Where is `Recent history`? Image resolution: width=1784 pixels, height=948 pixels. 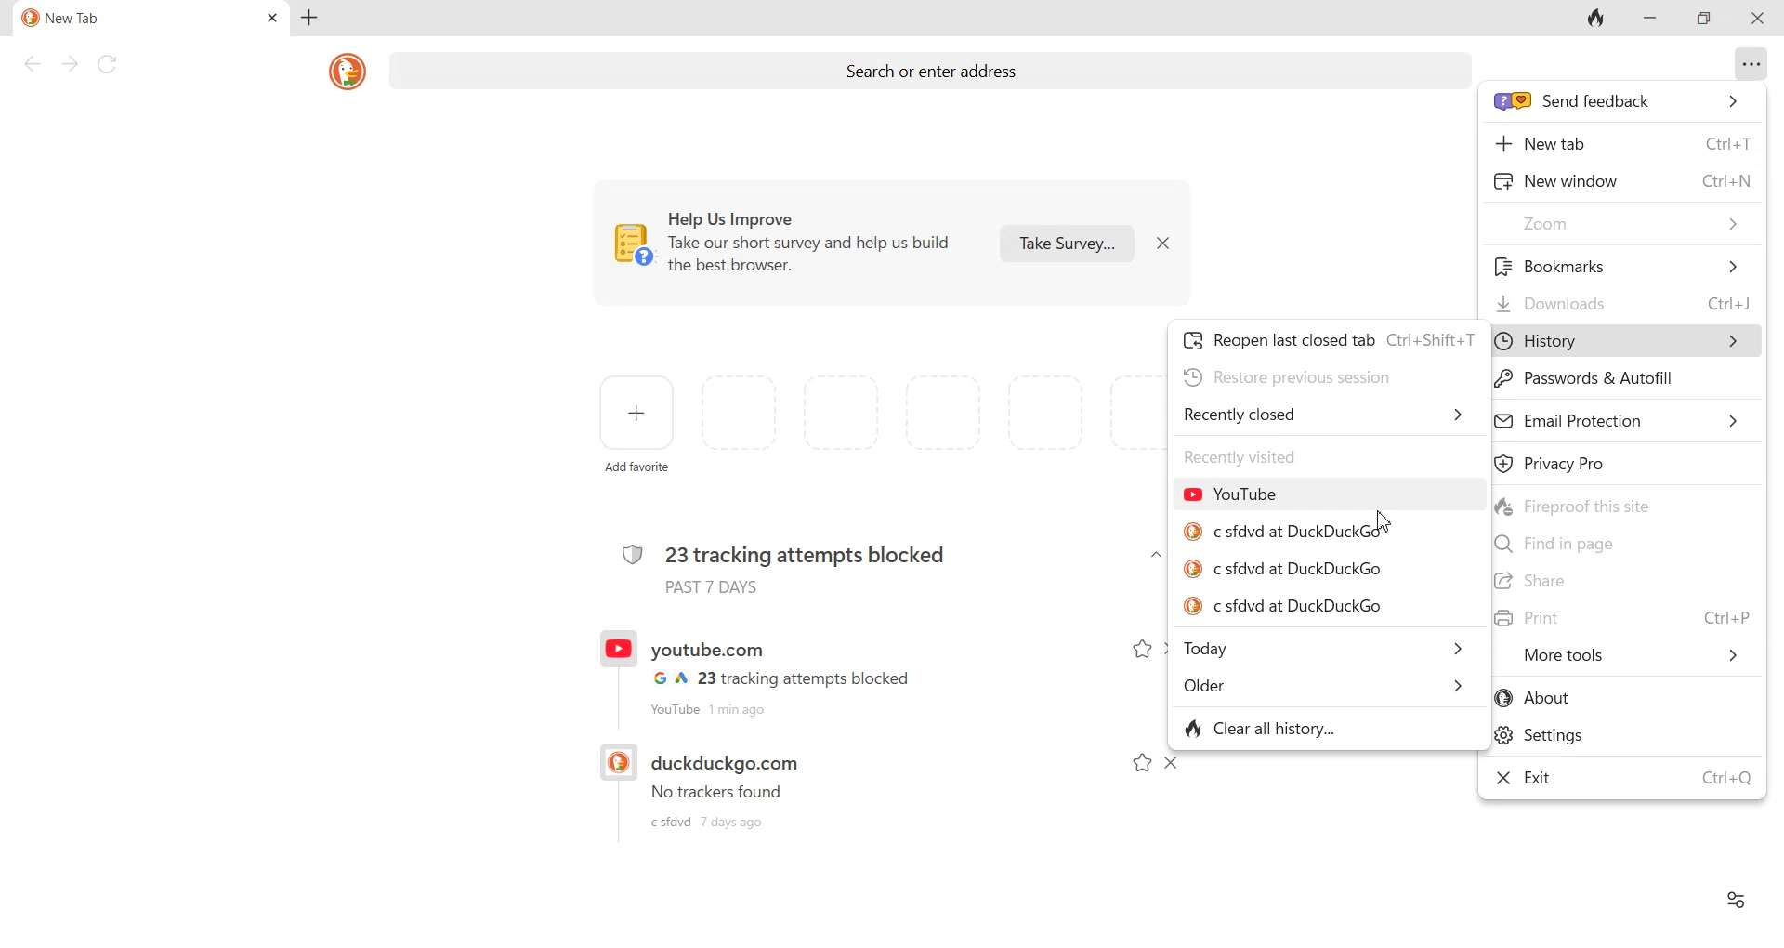 Recent history is located at coordinates (779, 785).